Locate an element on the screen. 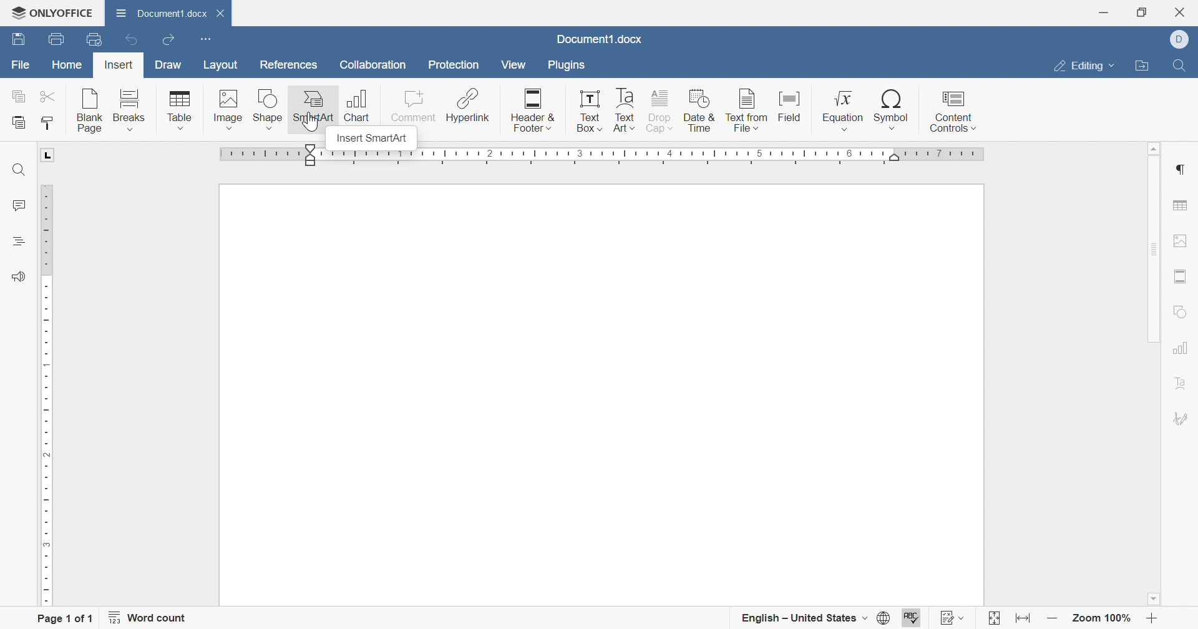  Drop cap is located at coordinates (661, 112).